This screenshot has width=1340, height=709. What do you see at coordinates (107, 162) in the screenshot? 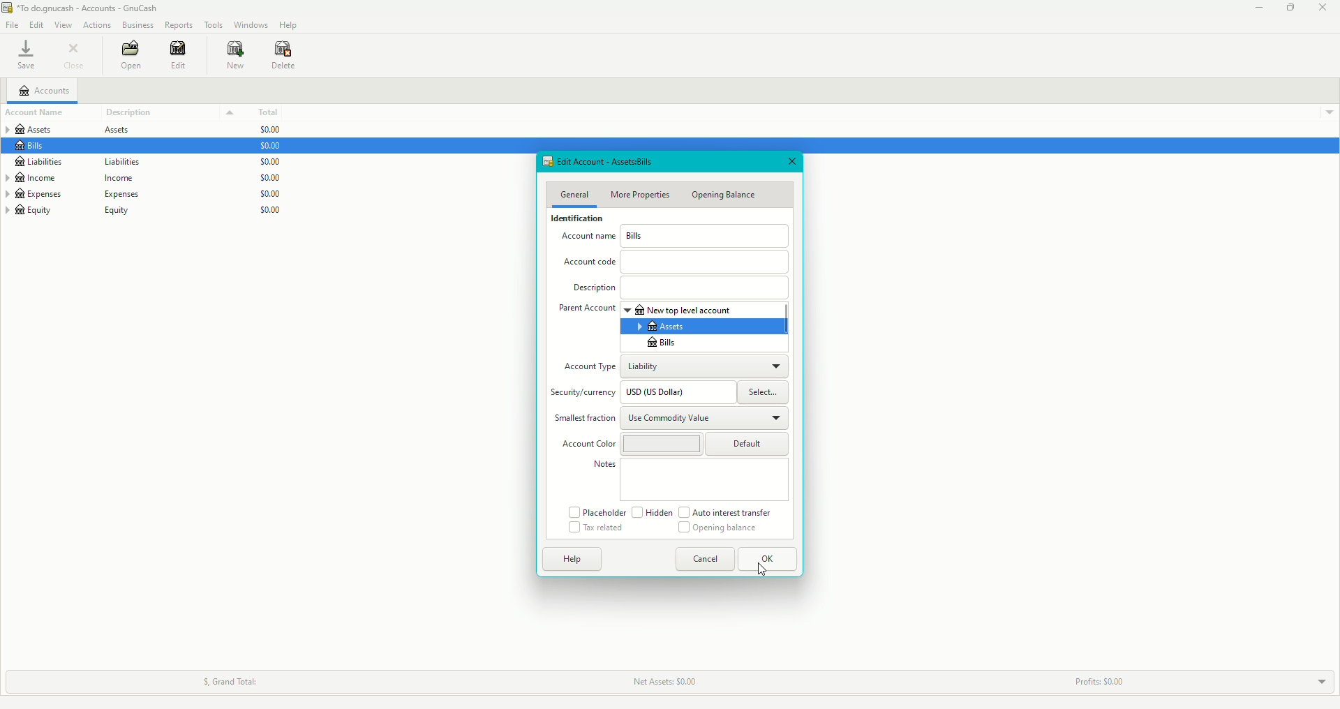
I see `Liabilities` at bounding box center [107, 162].